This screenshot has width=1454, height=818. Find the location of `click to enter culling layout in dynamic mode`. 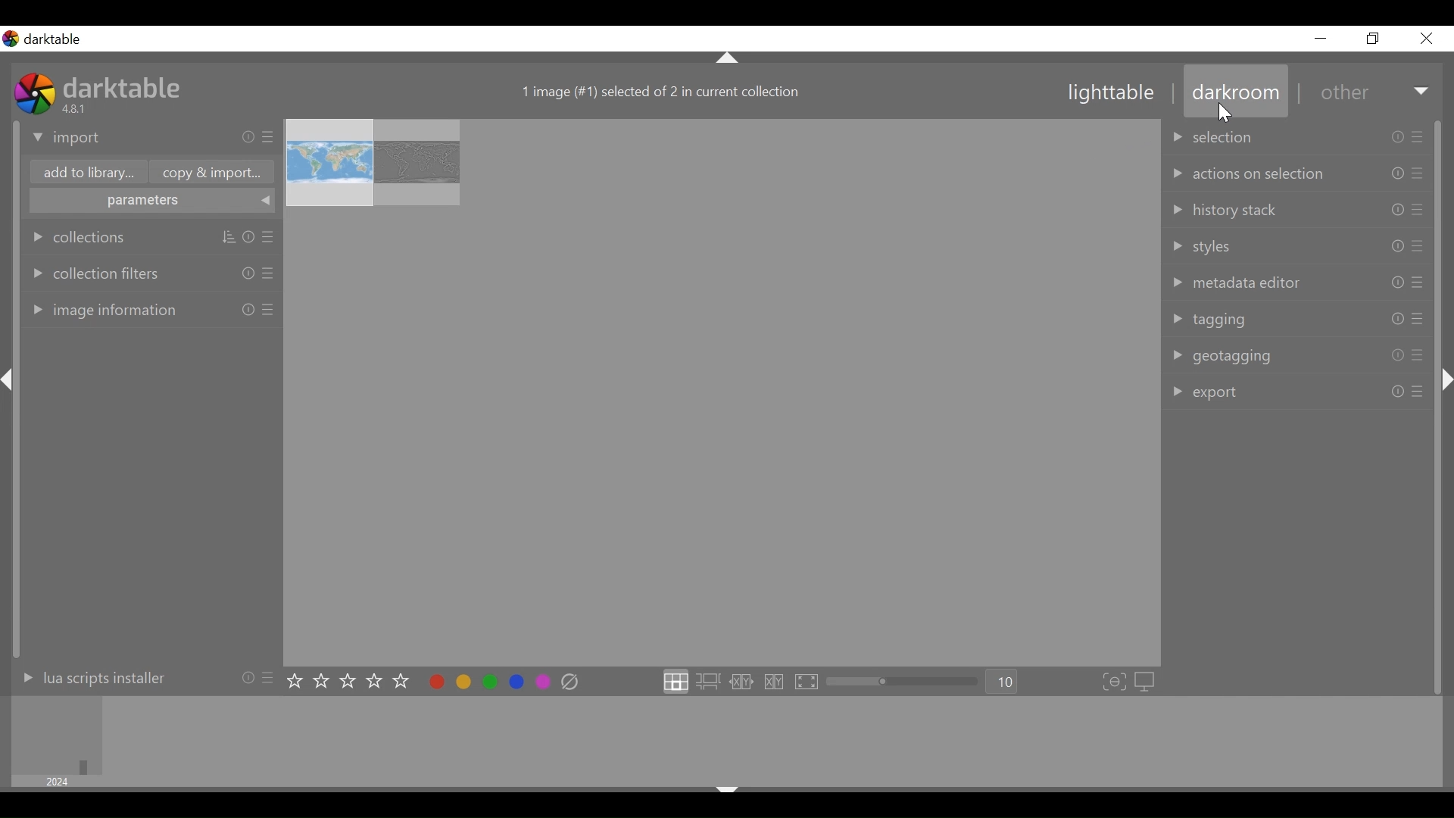

click to enter culling layout in dynamic mode is located at coordinates (775, 682).